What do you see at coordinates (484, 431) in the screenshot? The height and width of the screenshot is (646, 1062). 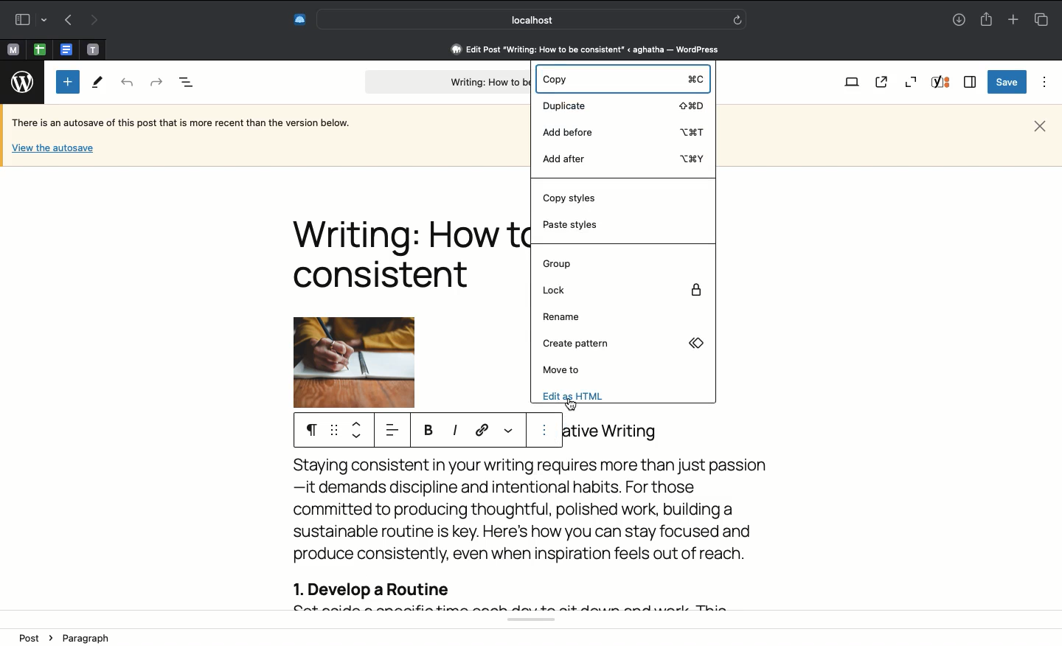 I see `Link` at bounding box center [484, 431].